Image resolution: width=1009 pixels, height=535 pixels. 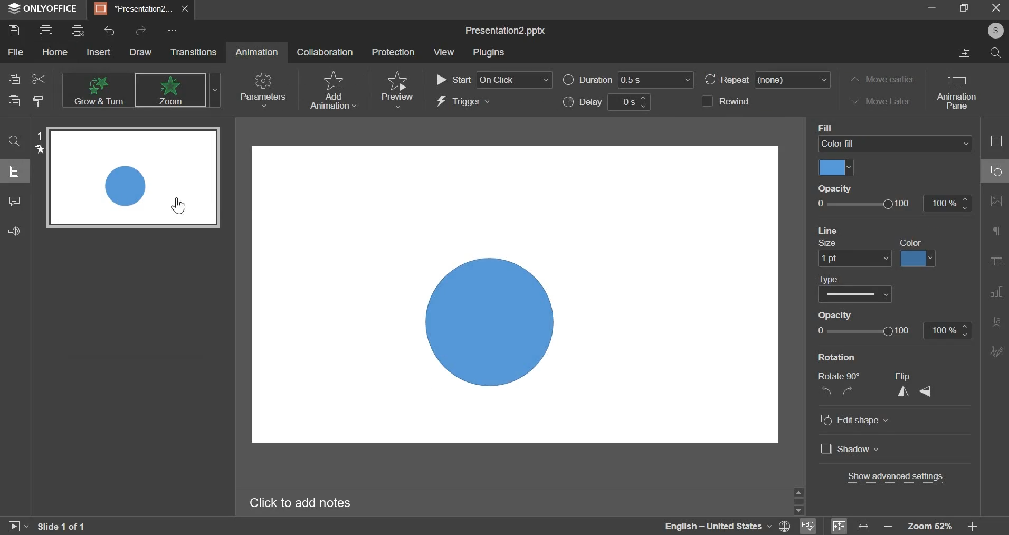 What do you see at coordinates (801, 491) in the screenshot?
I see `move up` at bounding box center [801, 491].